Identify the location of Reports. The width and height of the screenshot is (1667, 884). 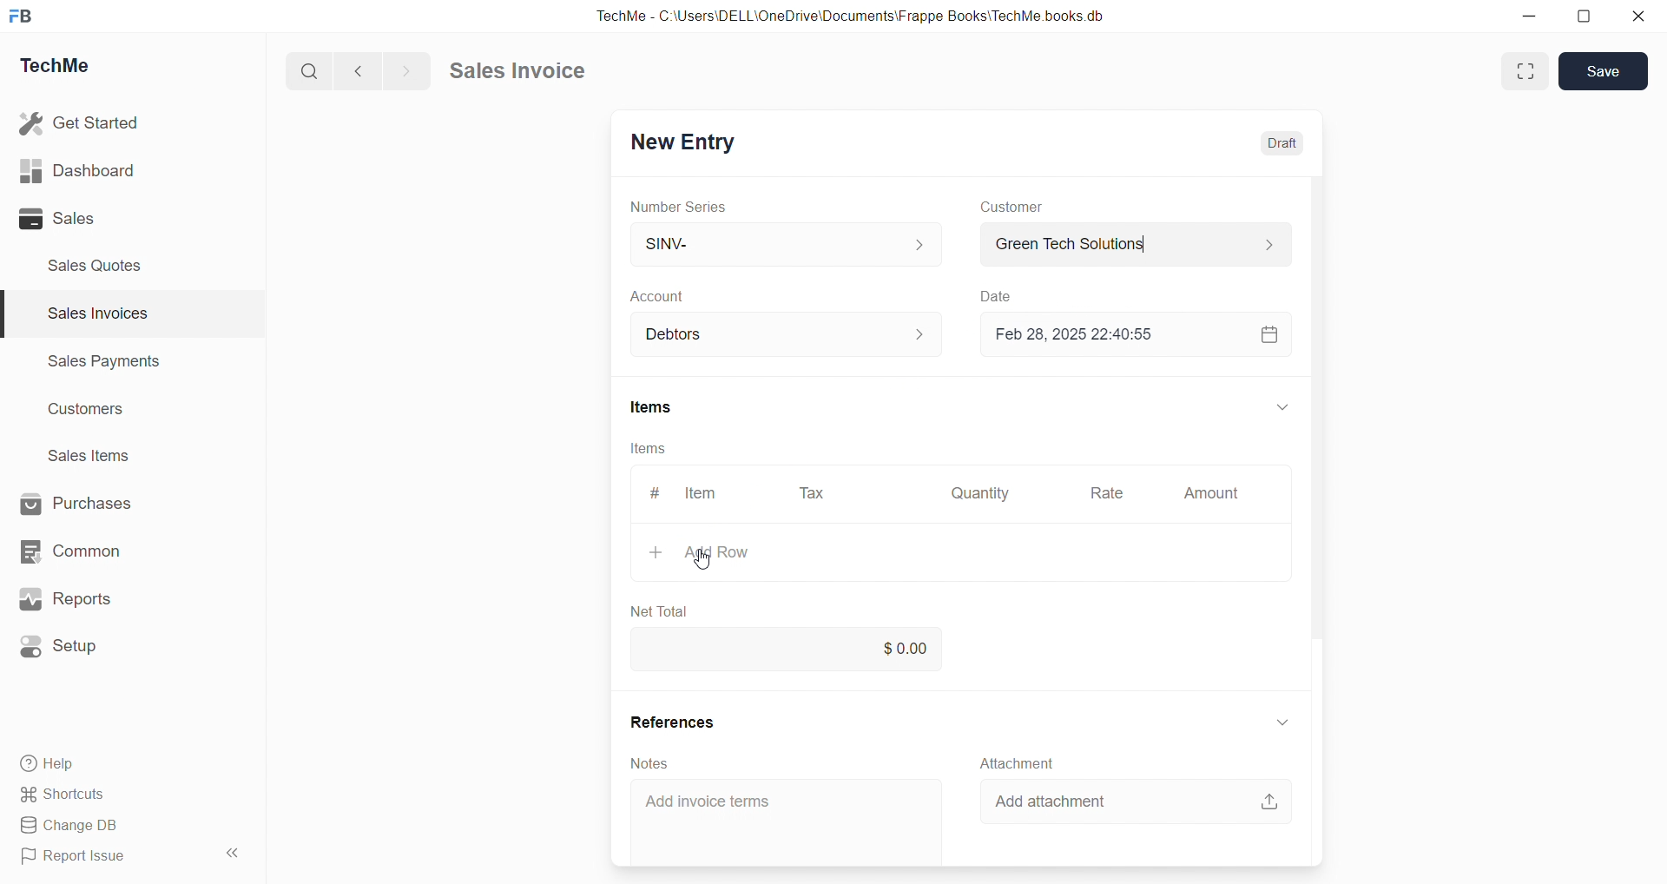
(65, 598).